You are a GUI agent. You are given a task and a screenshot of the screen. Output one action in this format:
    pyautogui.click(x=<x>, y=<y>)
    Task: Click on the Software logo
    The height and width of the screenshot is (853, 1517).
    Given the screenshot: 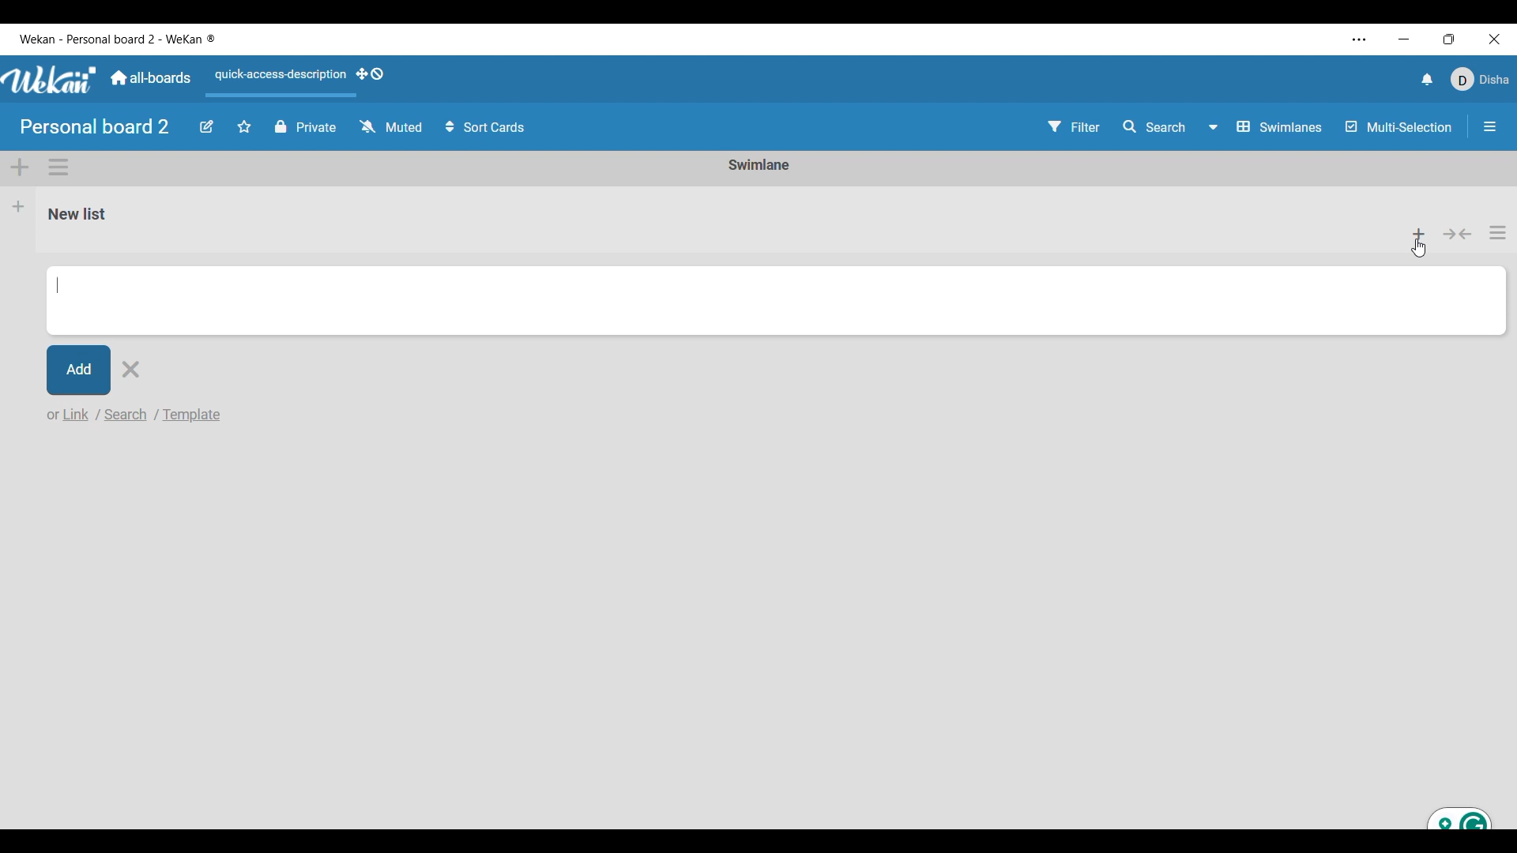 What is the action you would take?
    pyautogui.click(x=50, y=80)
    